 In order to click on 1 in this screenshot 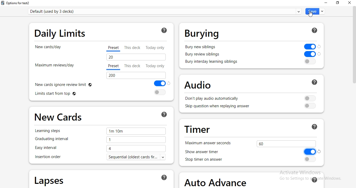, I will do `click(137, 140)`.